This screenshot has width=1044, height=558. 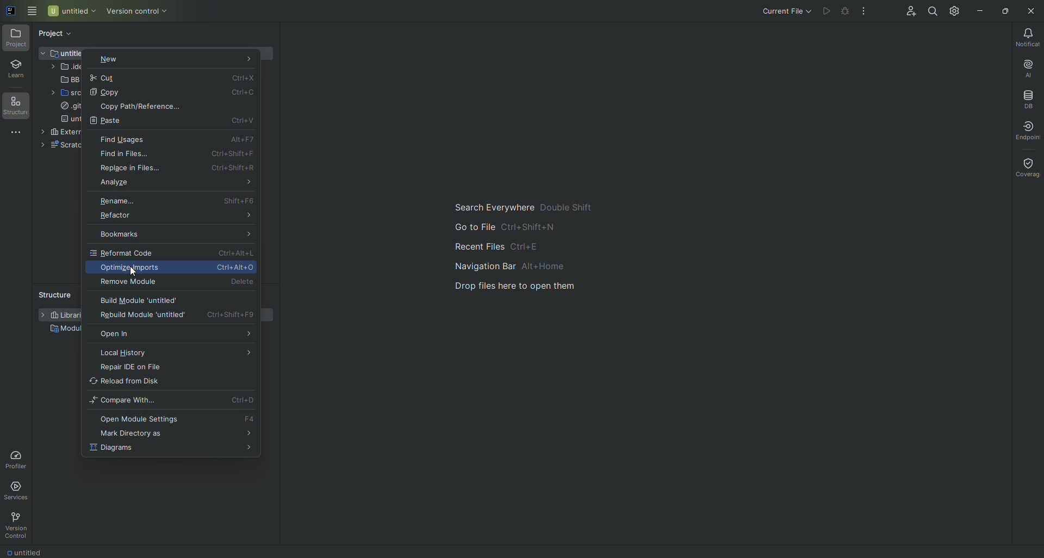 What do you see at coordinates (181, 419) in the screenshot?
I see `Open Module Settings` at bounding box center [181, 419].